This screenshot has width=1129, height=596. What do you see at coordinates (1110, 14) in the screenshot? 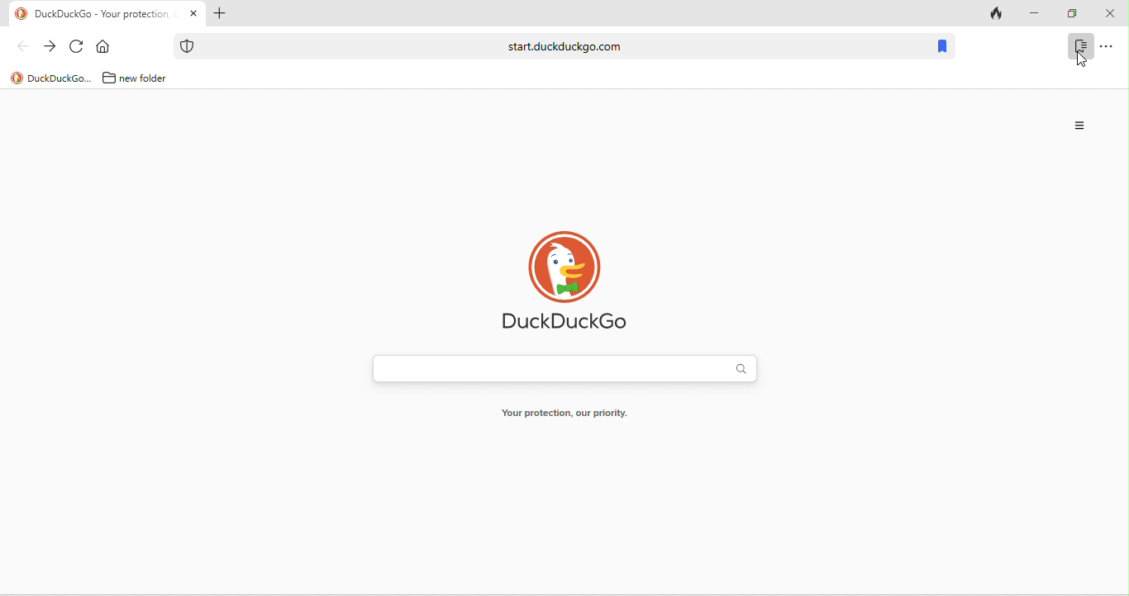
I see `close` at bounding box center [1110, 14].